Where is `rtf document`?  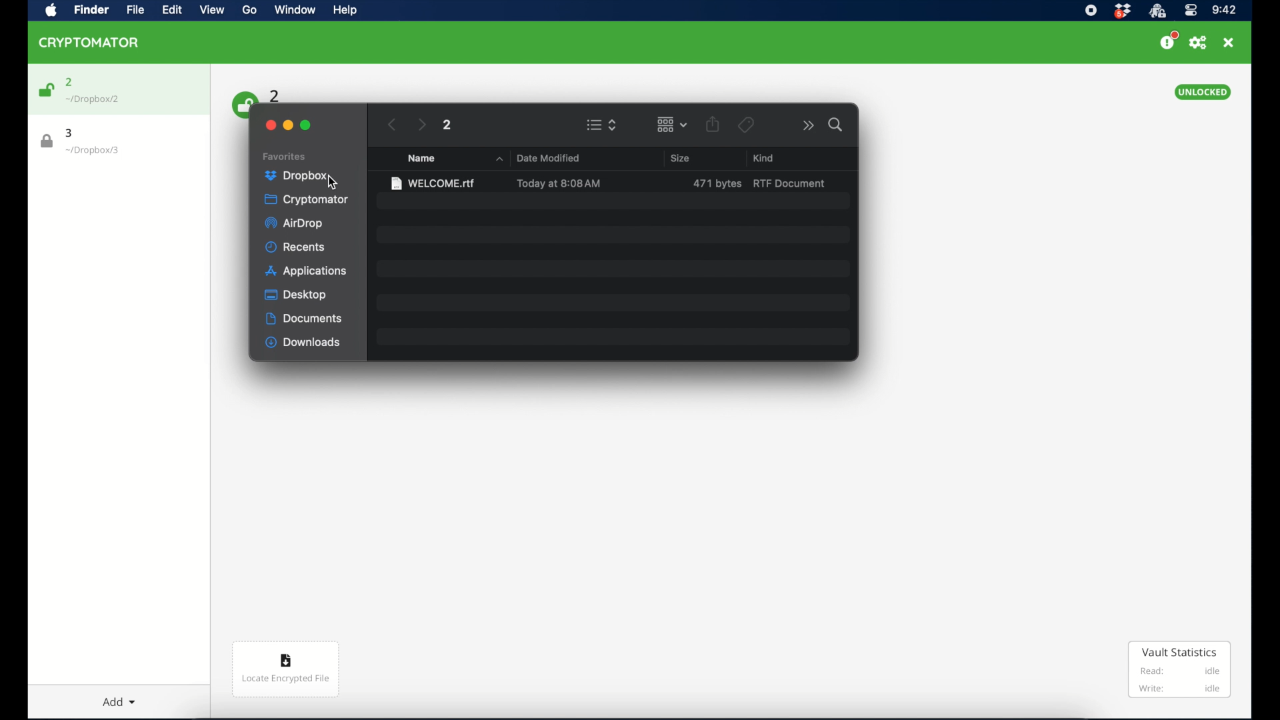 rtf document is located at coordinates (789, 183).